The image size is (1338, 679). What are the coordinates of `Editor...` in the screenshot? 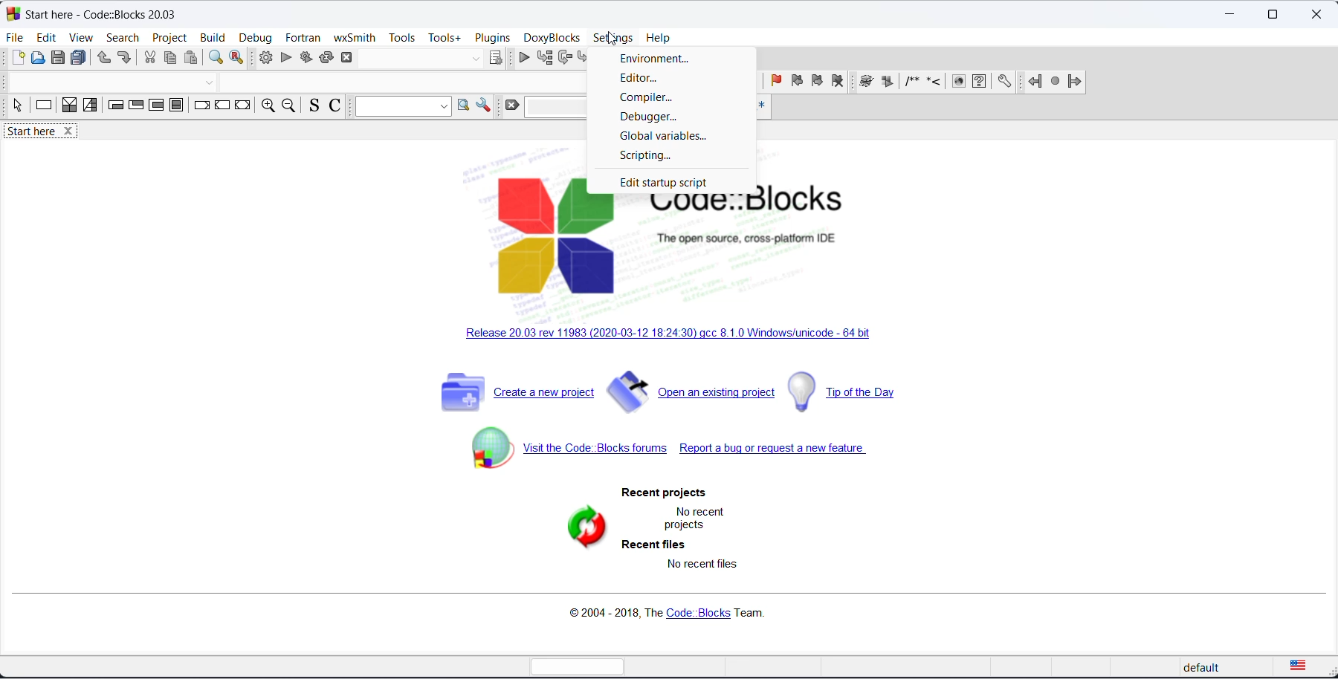 It's located at (647, 77).